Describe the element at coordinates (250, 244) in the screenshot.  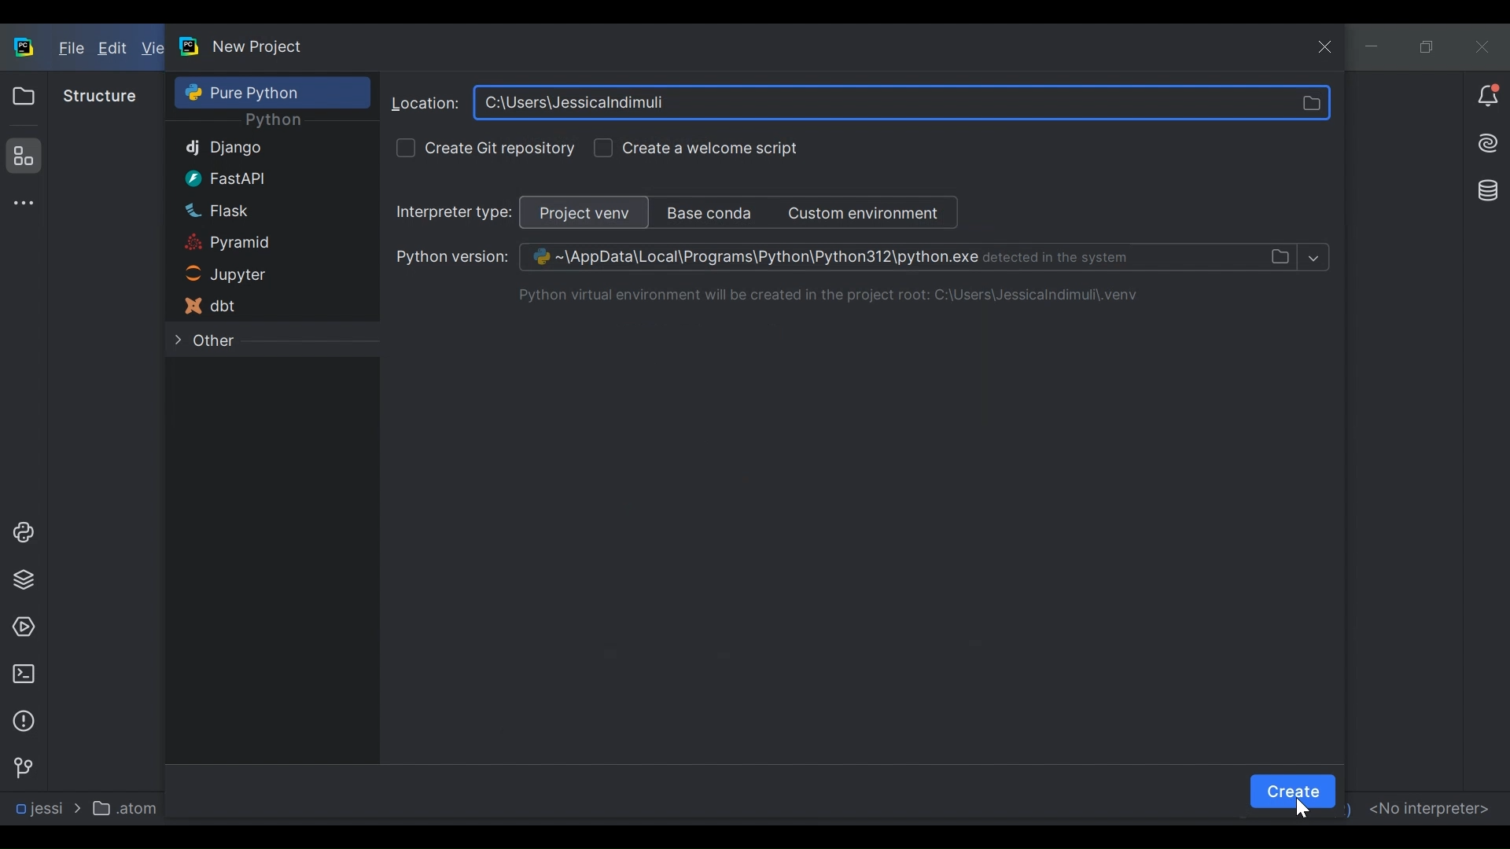
I see `Pyramid` at that location.